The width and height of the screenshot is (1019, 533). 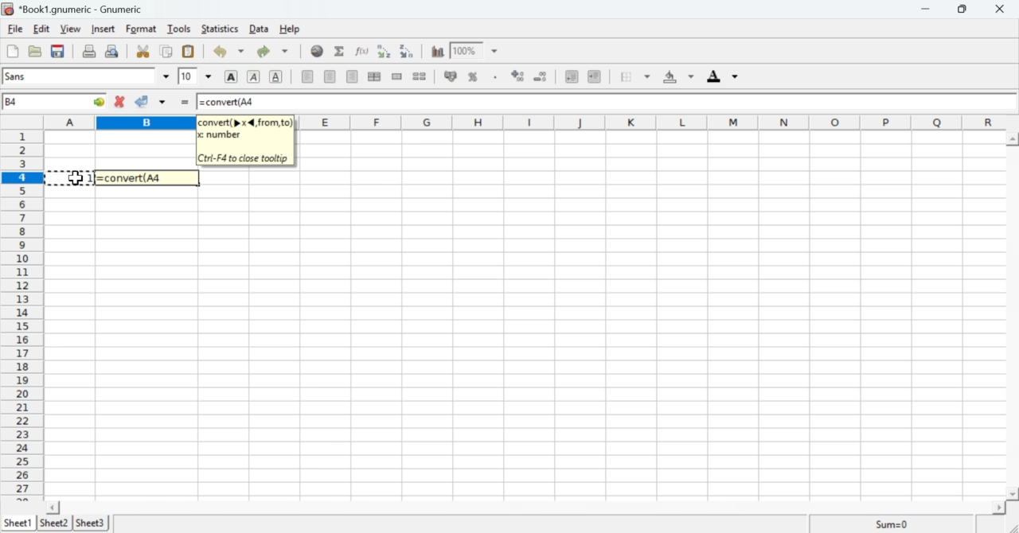 What do you see at coordinates (317, 51) in the screenshot?
I see `Insert Hyperlink` at bounding box center [317, 51].